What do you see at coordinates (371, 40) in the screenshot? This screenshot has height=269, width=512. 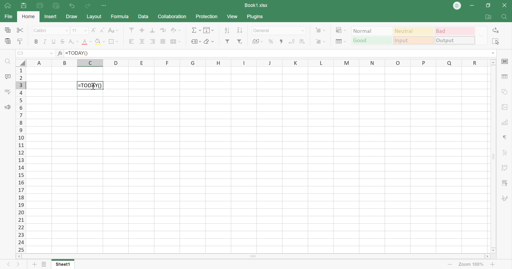 I see `Good` at bounding box center [371, 40].